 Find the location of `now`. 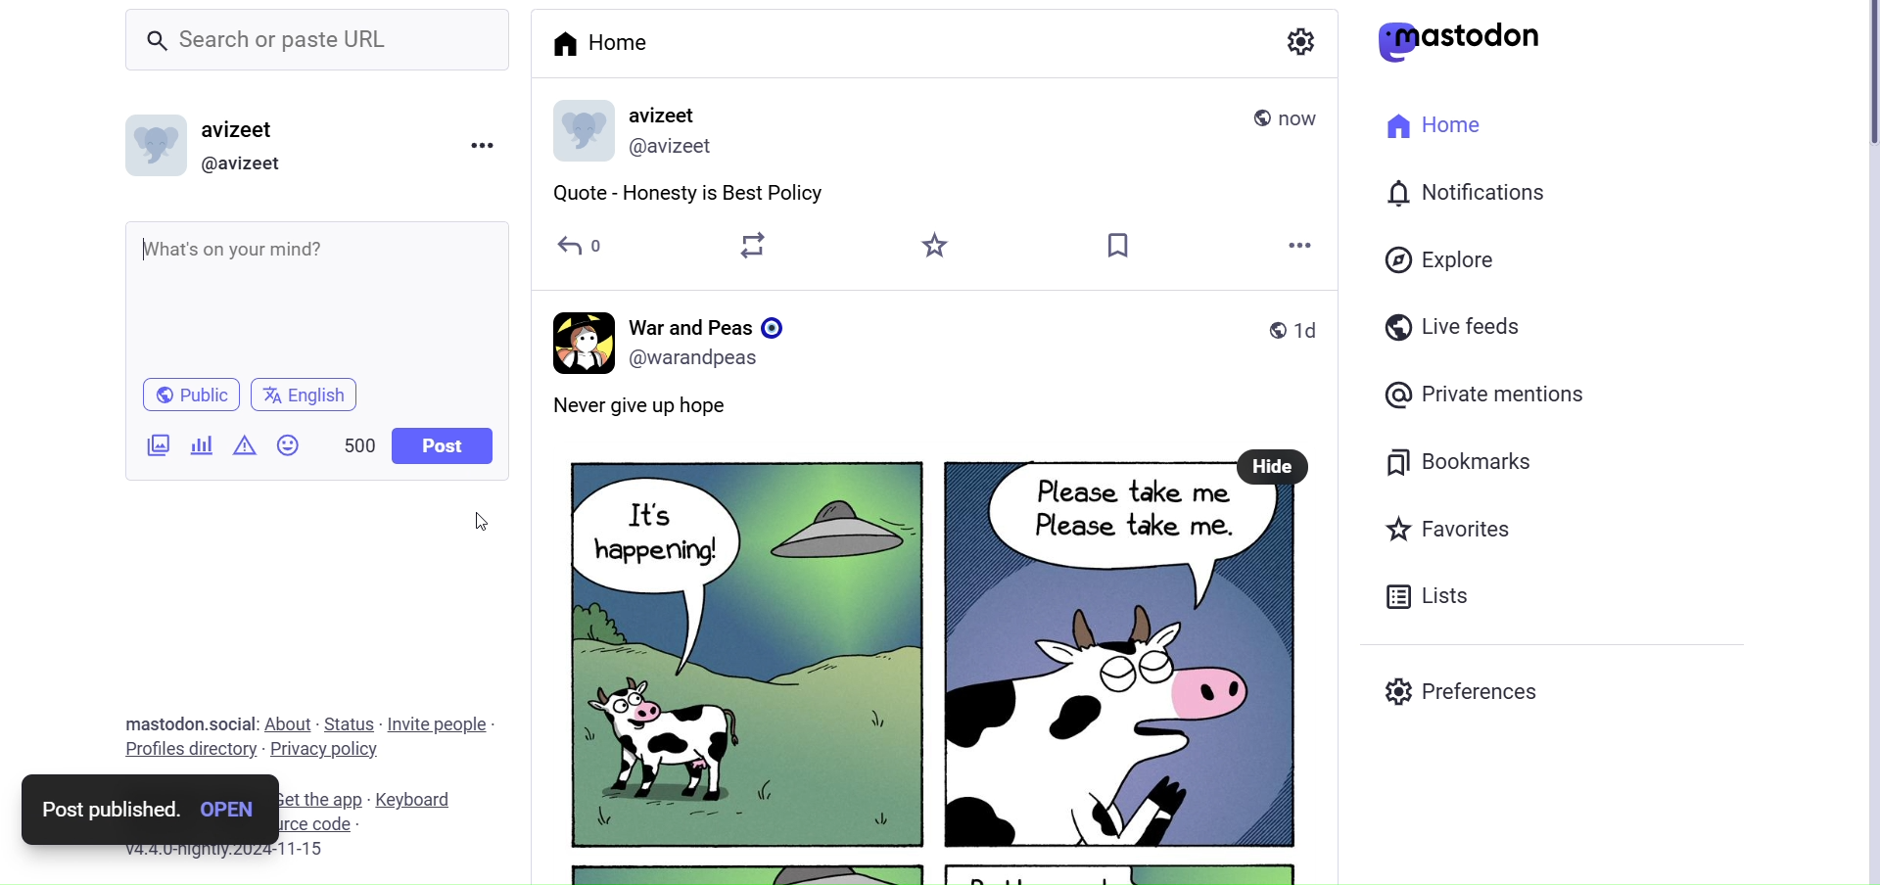

now is located at coordinates (1312, 116).